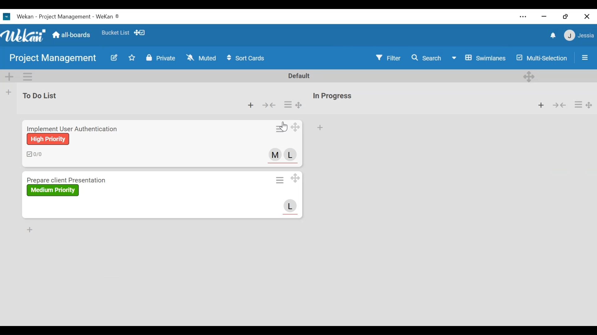  Describe the element at coordinates (280, 180) in the screenshot. I see `card actions` at that location.